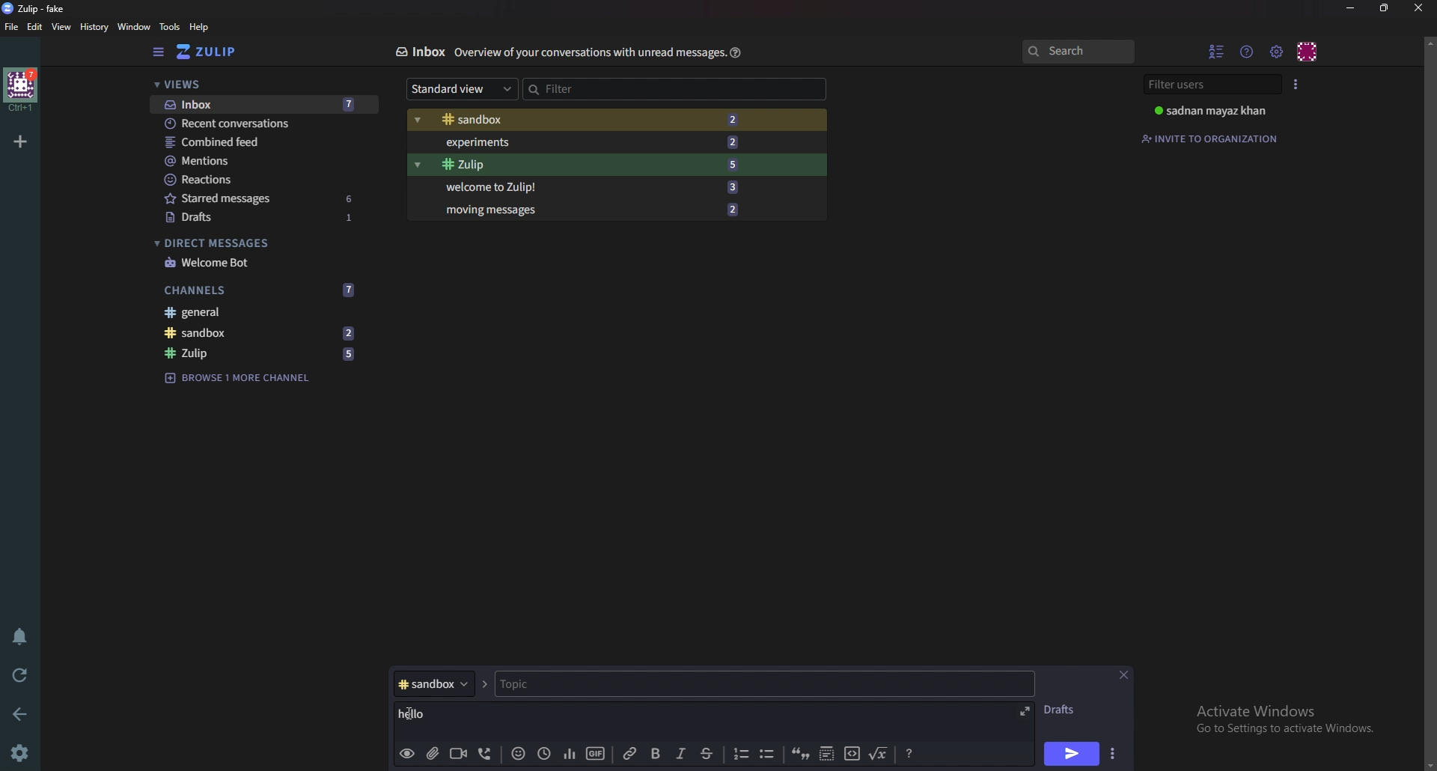 The image size is (1437, 771). Describe the element at coordinates (231, 199) in the screenshot. I see `starred messages` at that location.